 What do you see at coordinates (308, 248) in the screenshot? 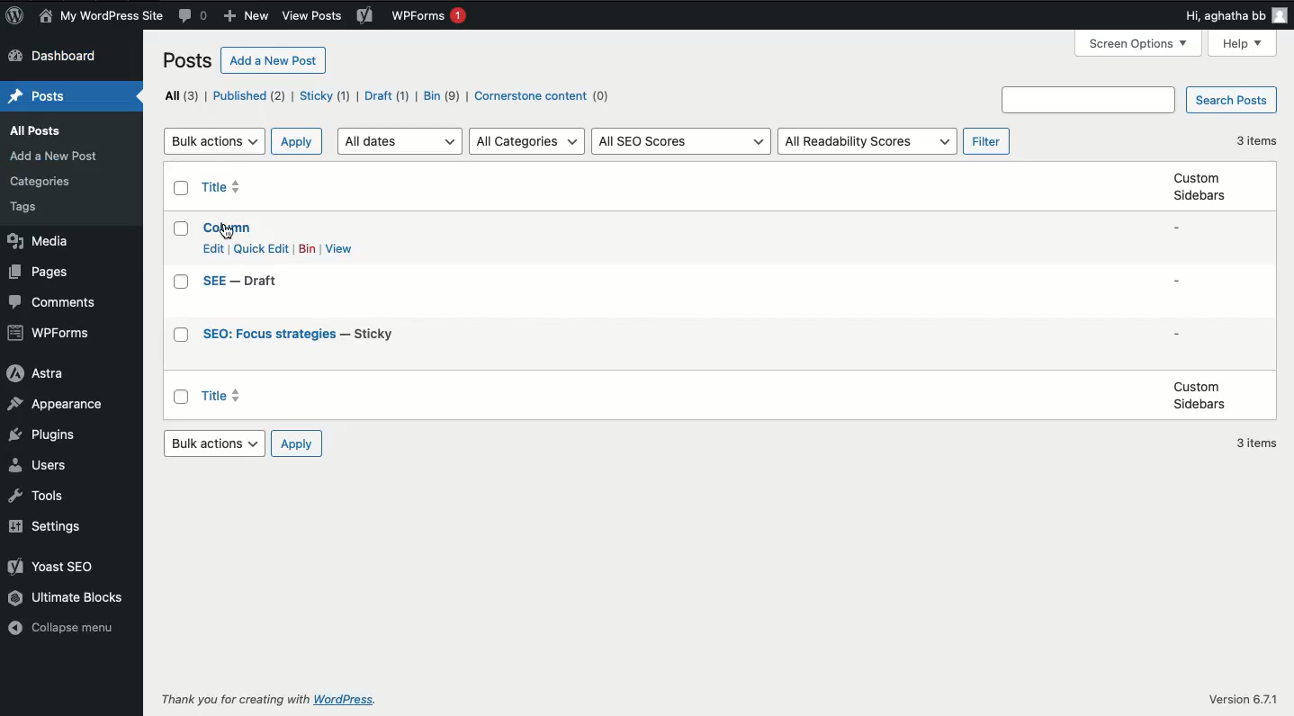
I see `Bin` at bounding box center [308, 248].